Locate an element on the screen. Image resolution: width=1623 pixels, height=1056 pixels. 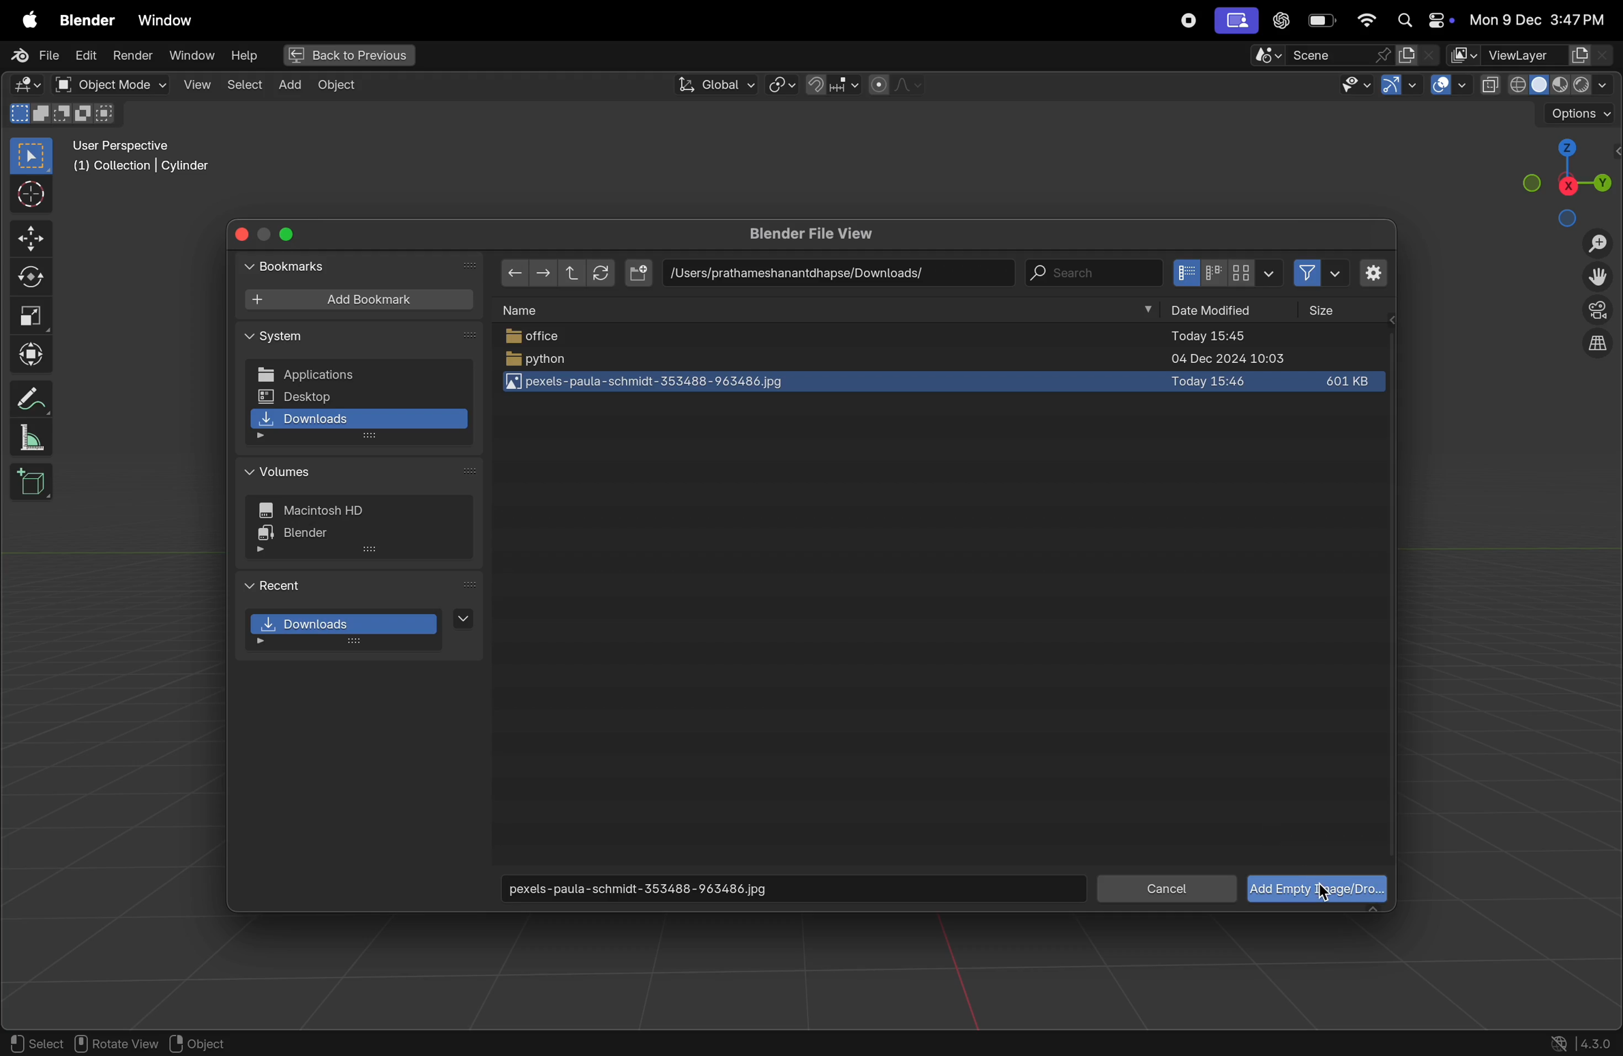
apple widgets is located at coordinates (1420, 21).